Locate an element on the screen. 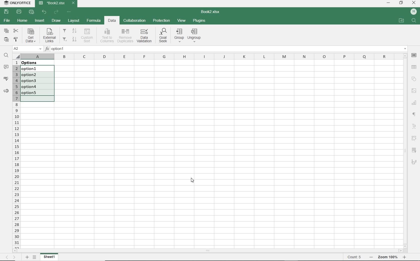  INSERT FUNCTION is located at coordinates (226, 49).